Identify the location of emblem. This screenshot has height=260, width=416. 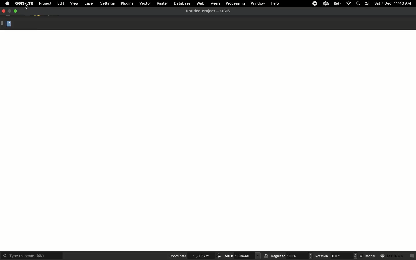
(219, 255).